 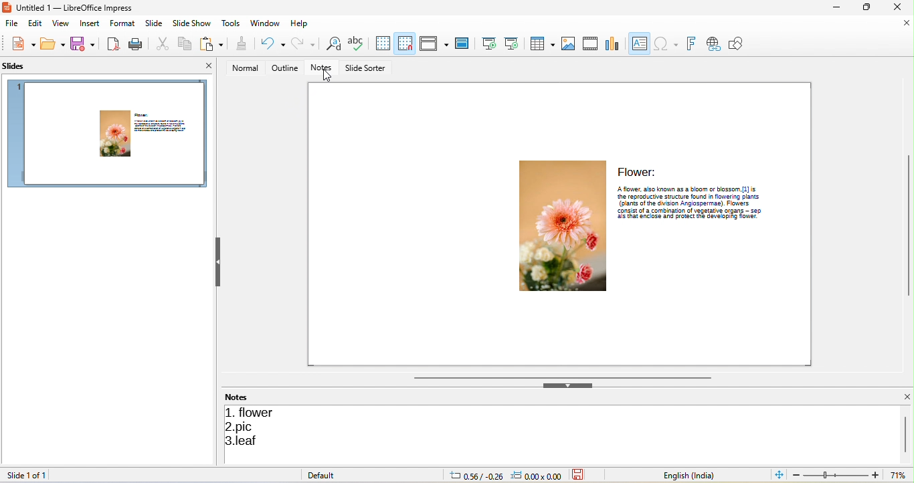 What do you see at coordinates (31, 23) in the screenshot?
I see `edit` at bounding box center [31, 23].